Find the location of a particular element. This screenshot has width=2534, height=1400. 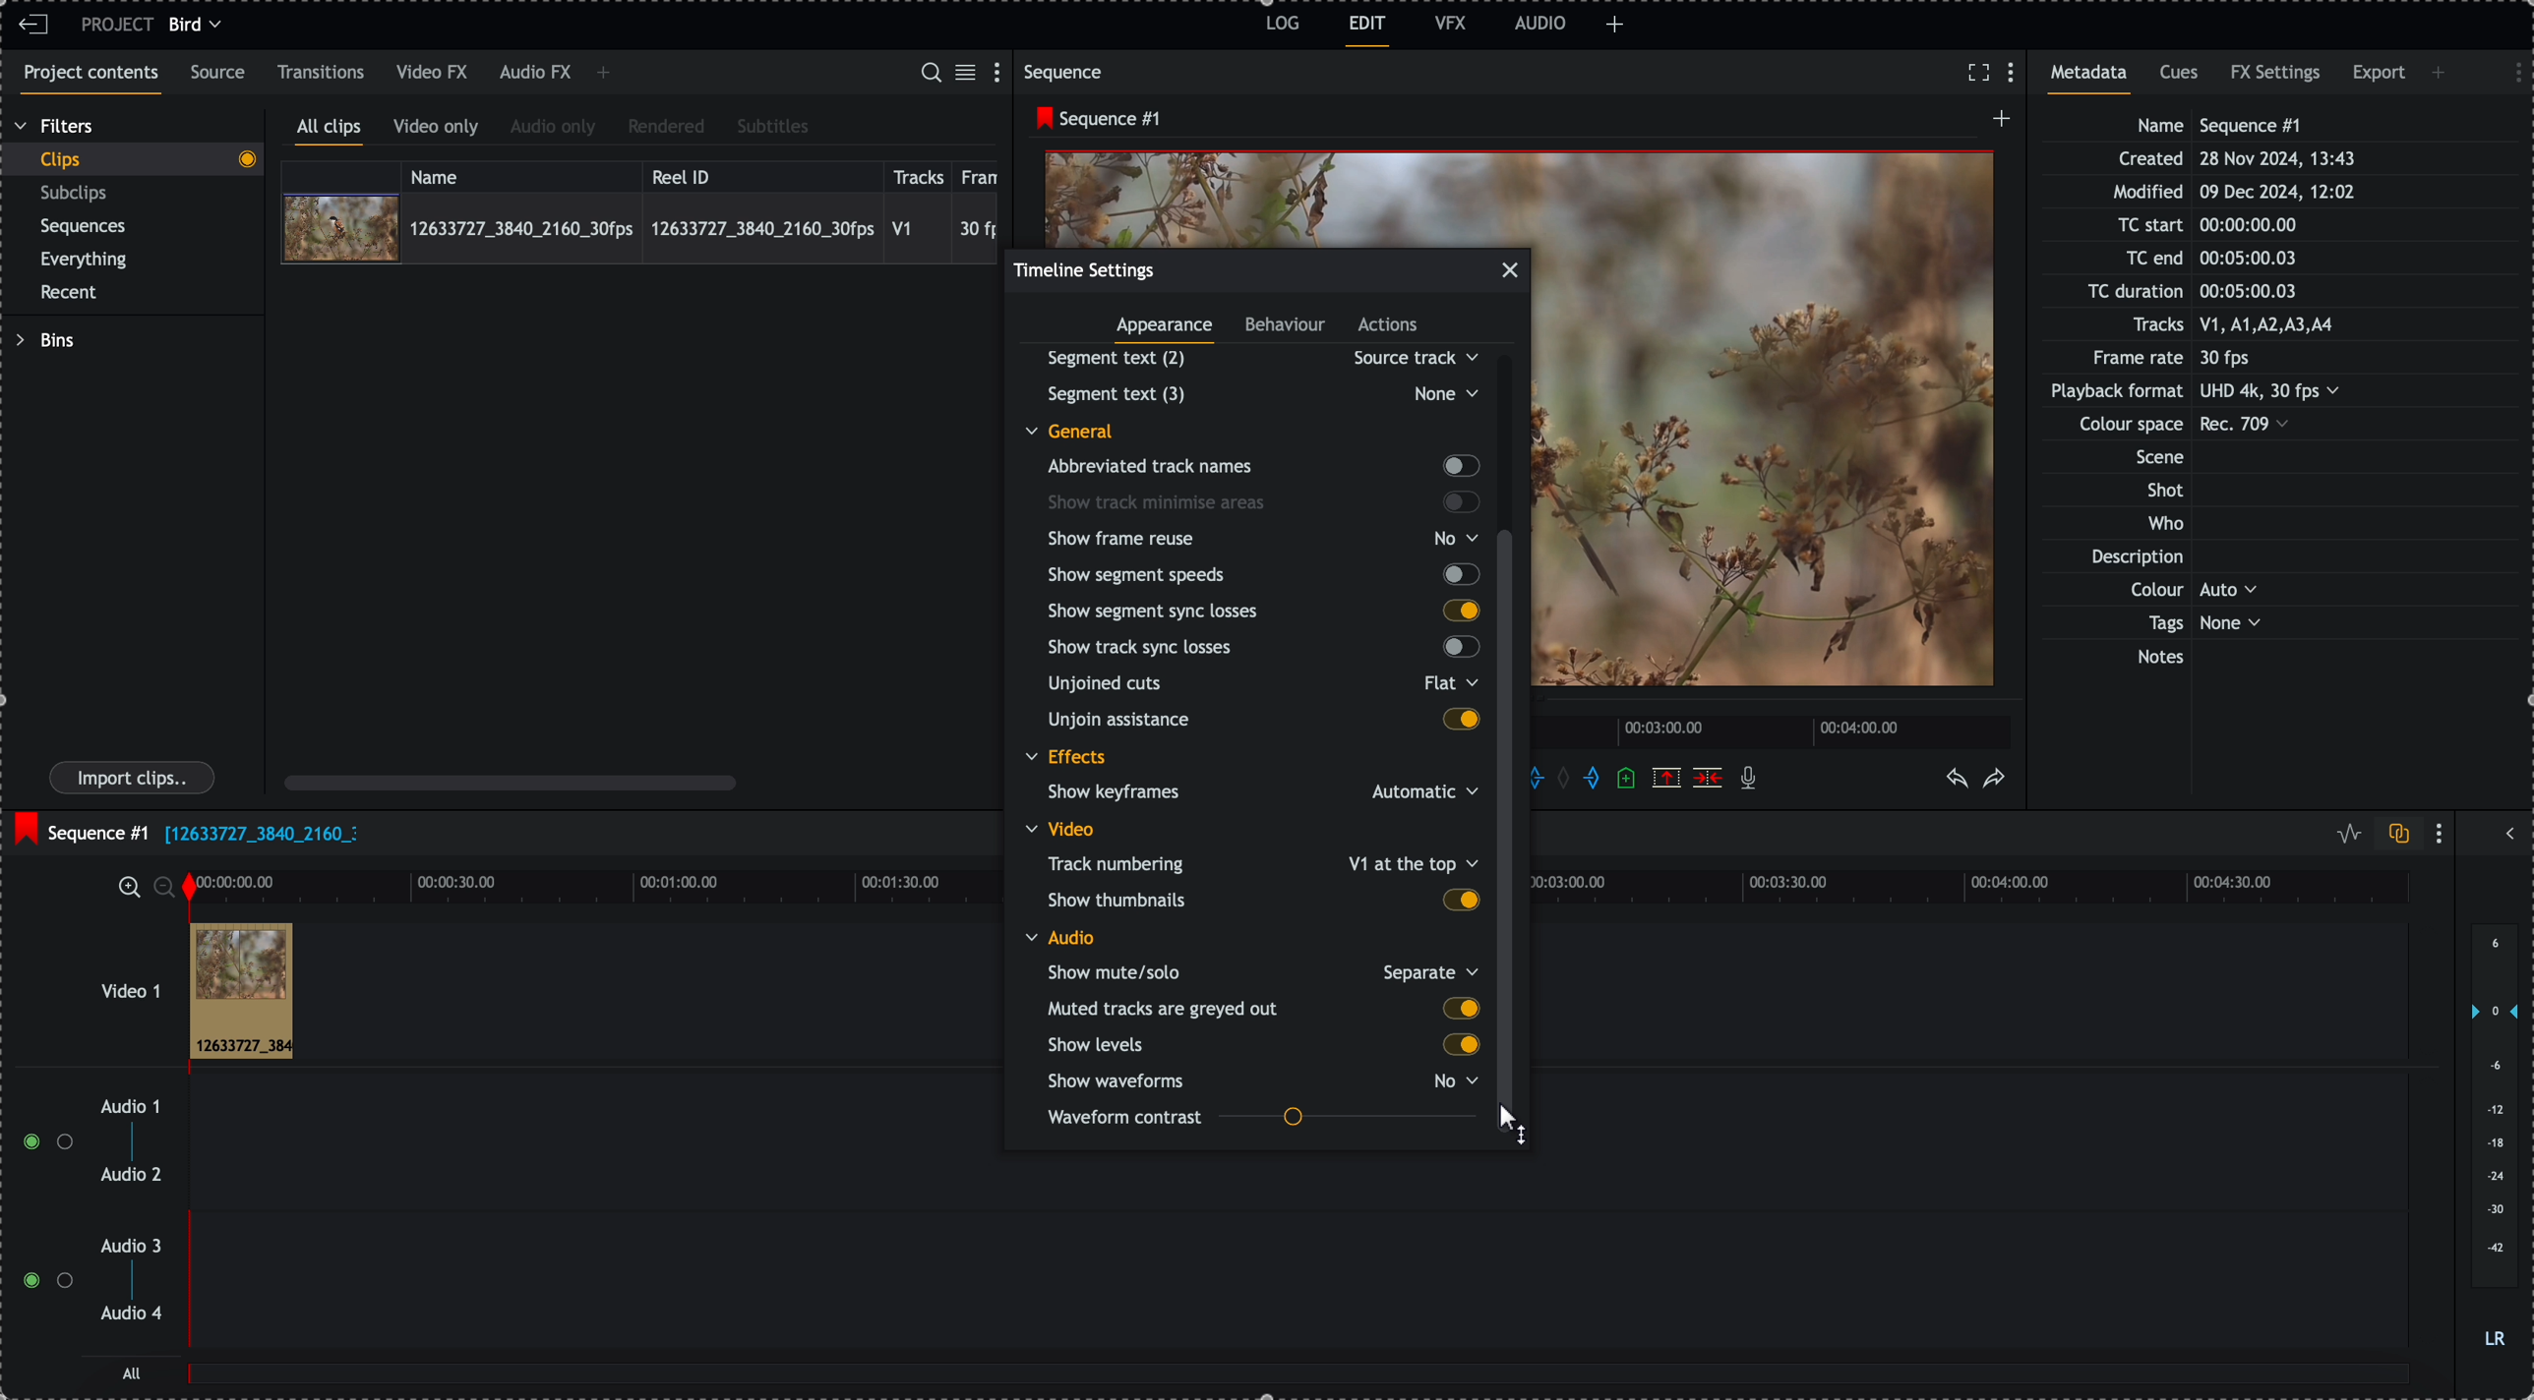

create a new sequence is located at coordinates (1997, 124).